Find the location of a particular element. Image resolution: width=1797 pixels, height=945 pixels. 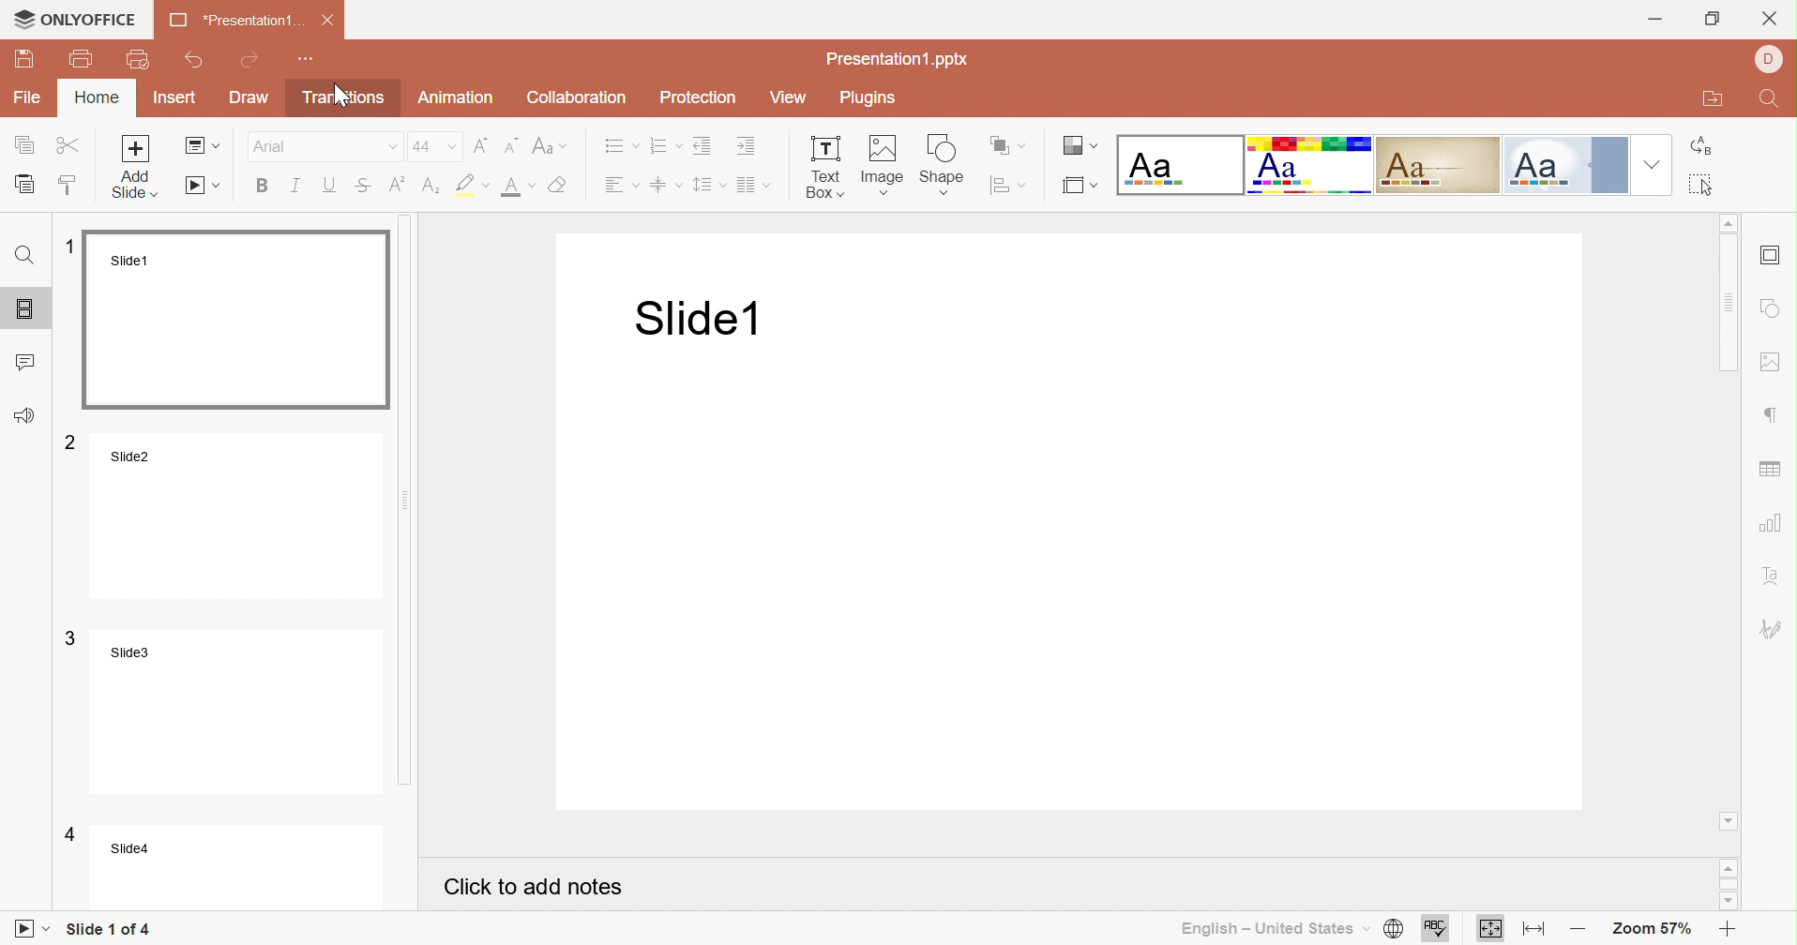

Slide1 is located at coordinates (231, 319).